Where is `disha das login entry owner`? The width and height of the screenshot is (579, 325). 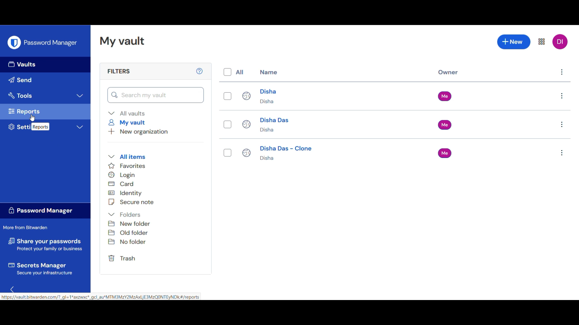
disha das login entry owner is located at coordinates (450, 125).